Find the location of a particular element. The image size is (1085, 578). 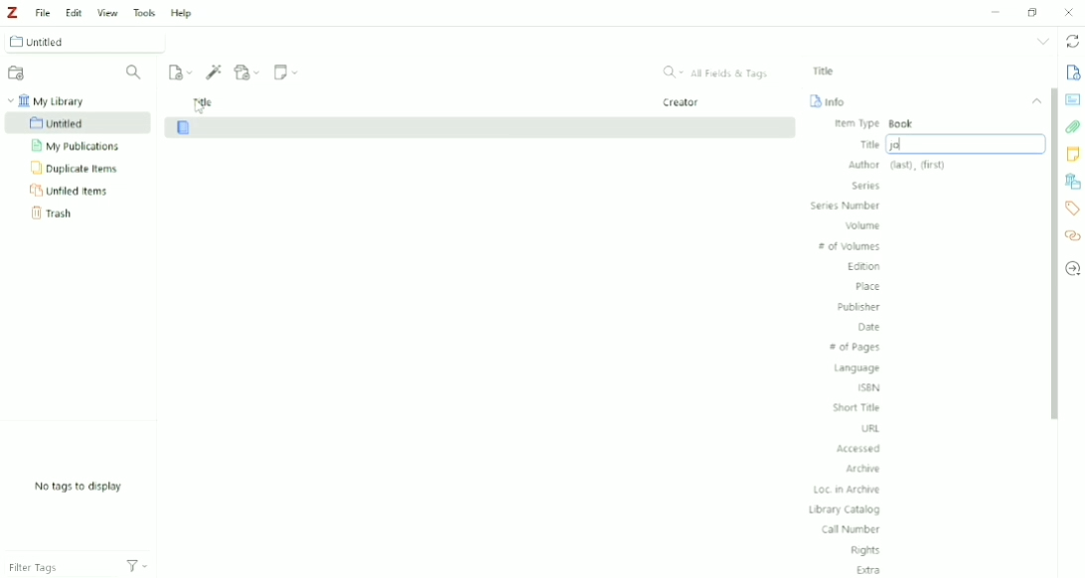

Minimize is located at coordinates (997, 13).